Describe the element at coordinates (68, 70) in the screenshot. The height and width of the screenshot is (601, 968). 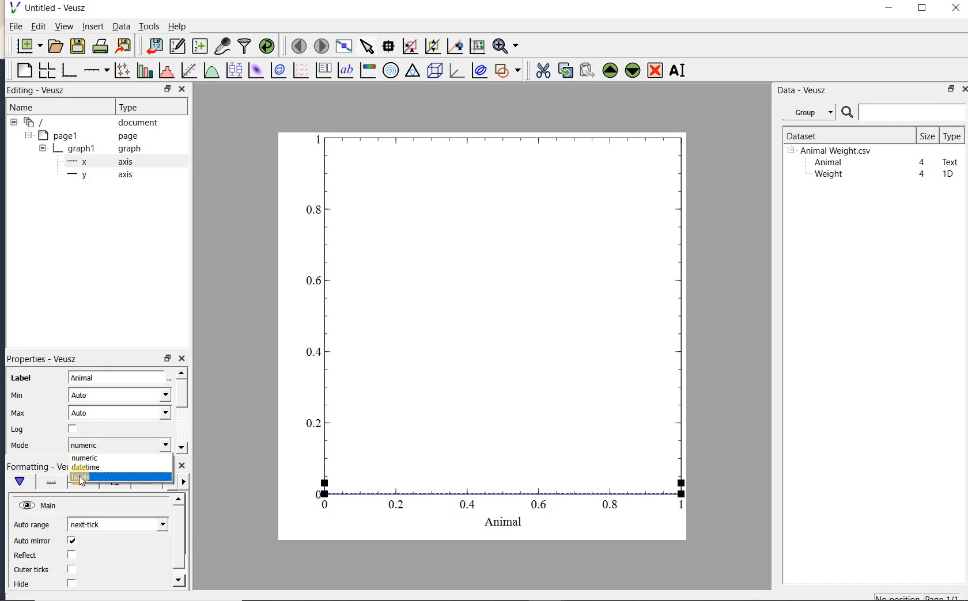
I see `base graph` at that location.